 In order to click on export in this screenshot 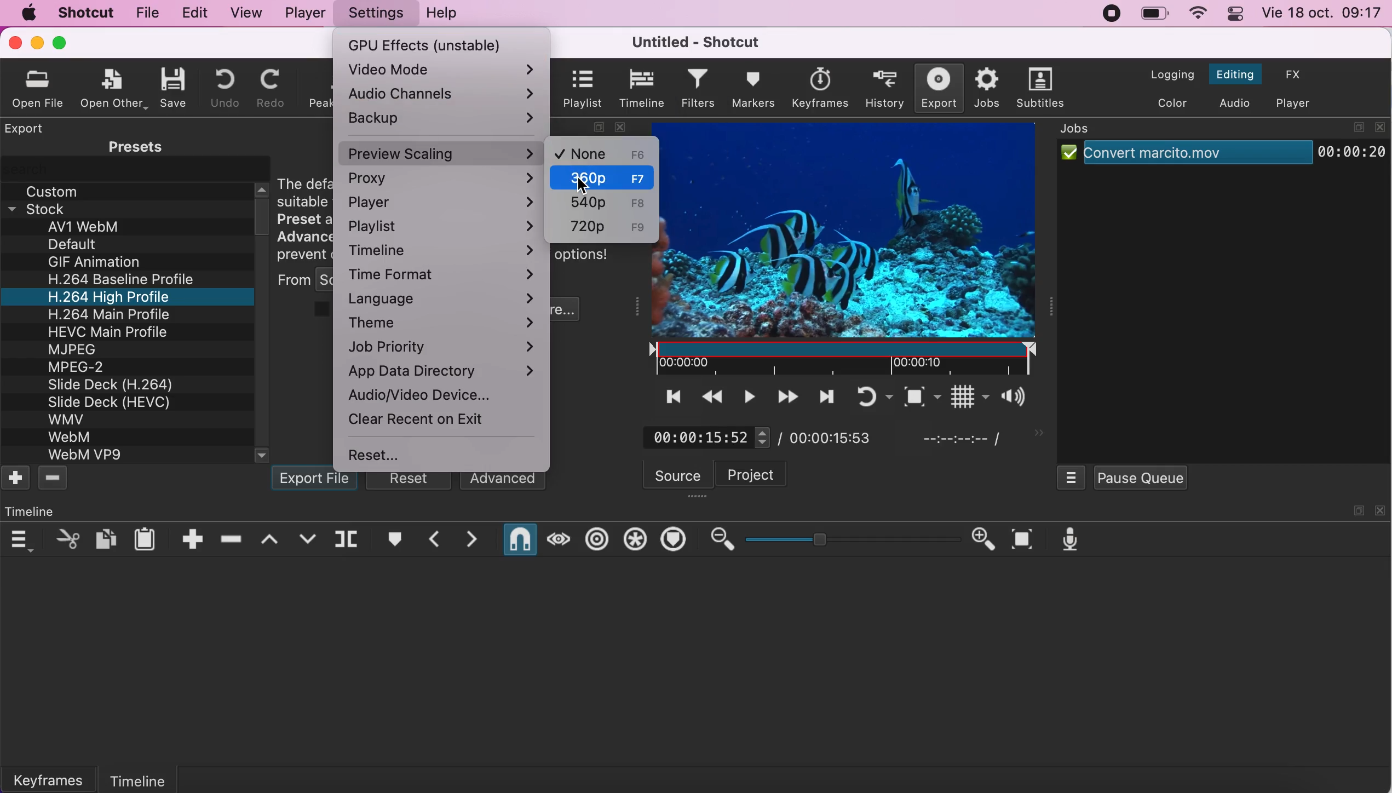, I will do `click(934, 88)`.